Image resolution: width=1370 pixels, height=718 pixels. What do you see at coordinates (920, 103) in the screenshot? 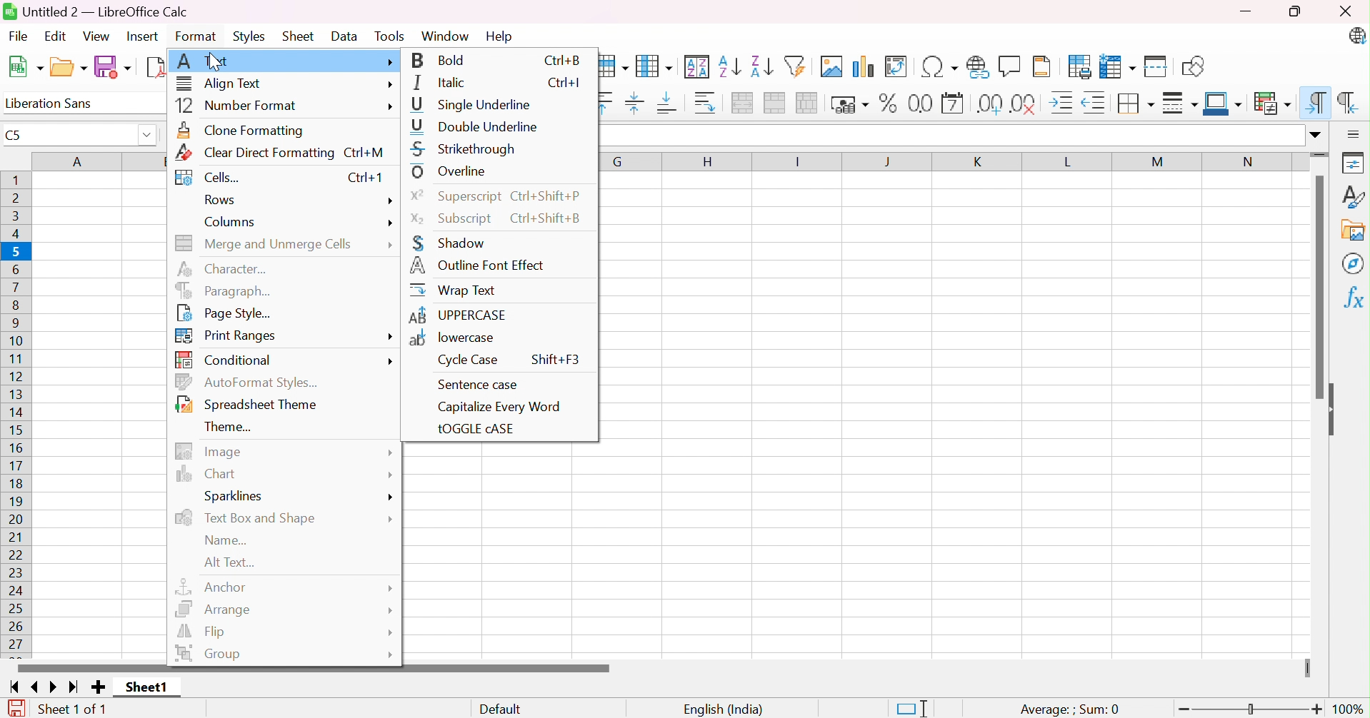
I see `Format as Number` at bounding box center [920, 103].